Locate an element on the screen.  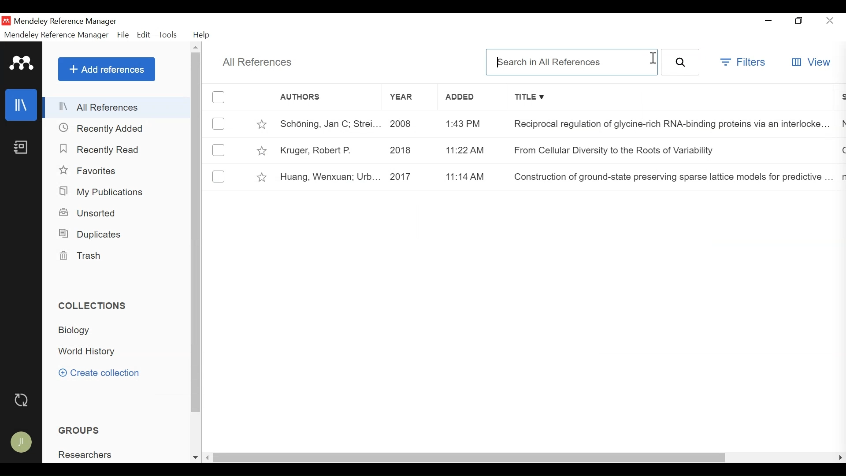
Notebook is located at coordinates (22, 147).